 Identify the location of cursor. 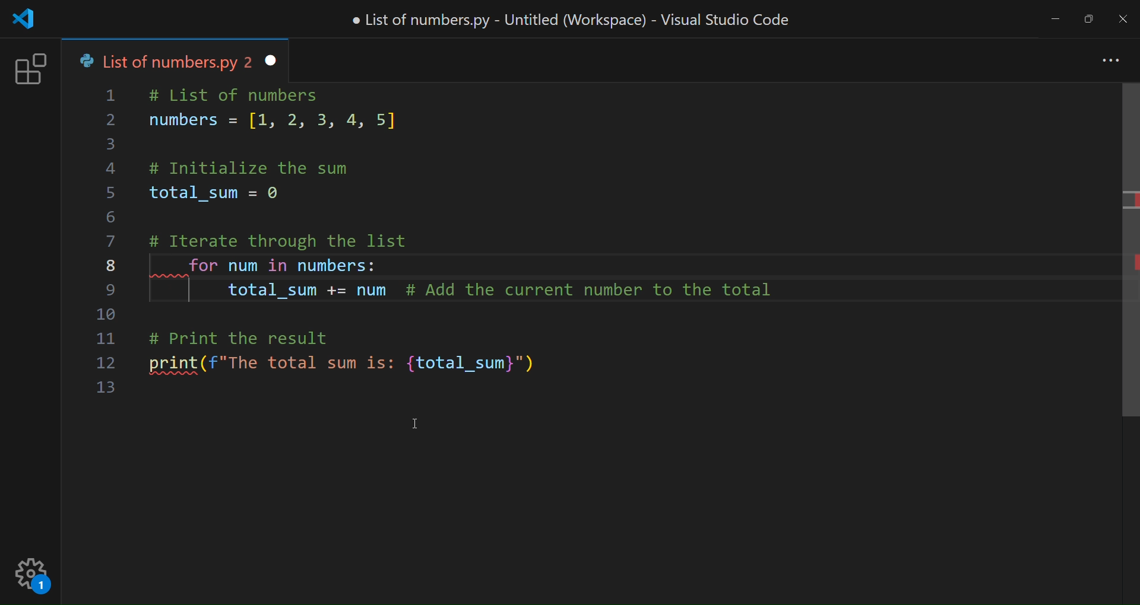
(408, 420).